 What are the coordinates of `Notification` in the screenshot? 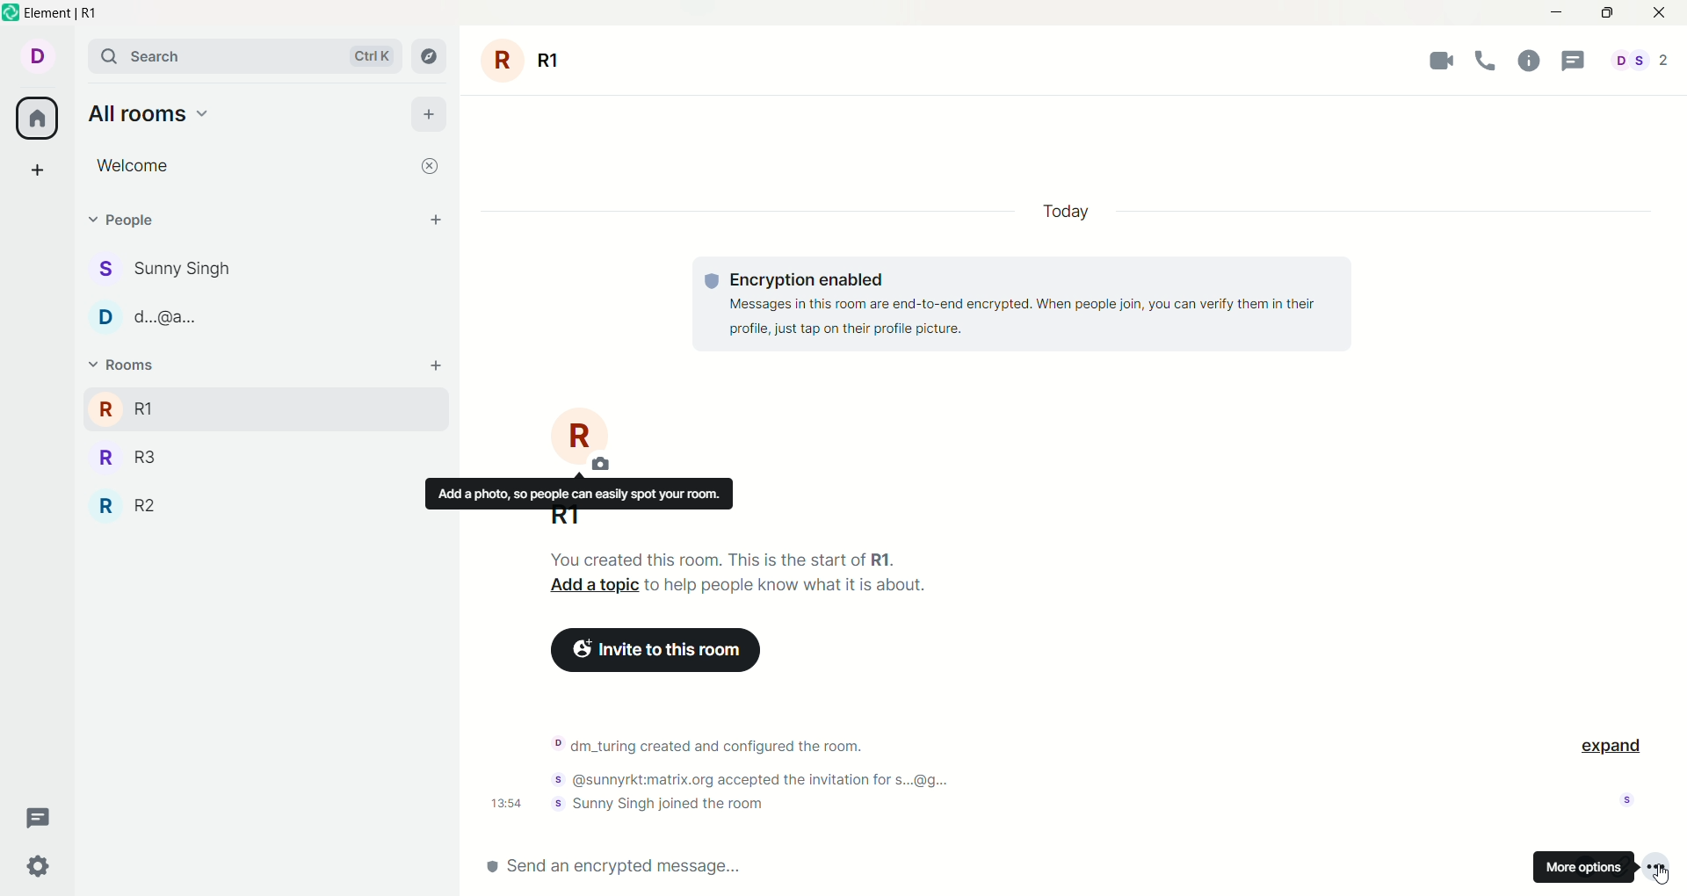 It's located at (759, 779).